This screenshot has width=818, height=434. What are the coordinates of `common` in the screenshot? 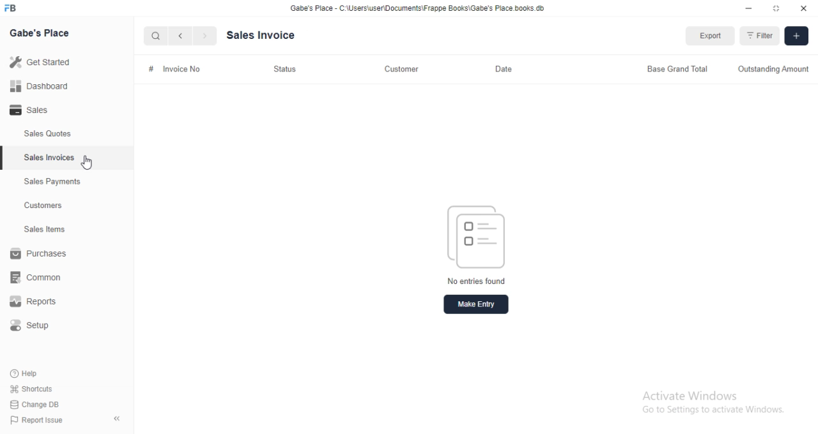 It's located at (36, 278).